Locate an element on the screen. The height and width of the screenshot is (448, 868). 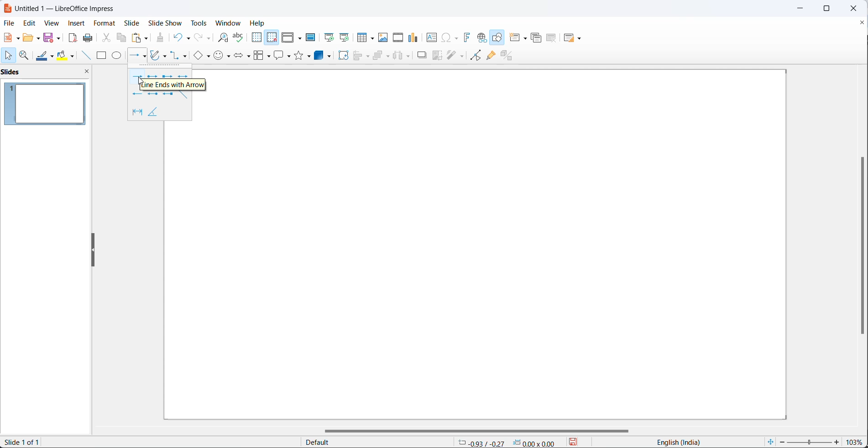
filters is located at coordinates (455, 56).